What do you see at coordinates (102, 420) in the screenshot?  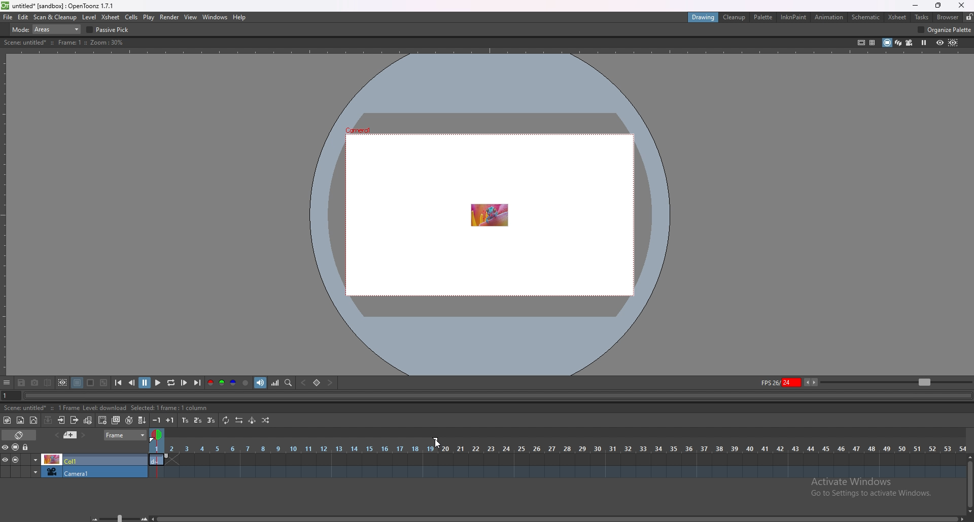 I see `create blank drawing` at bounding box center [102, 420].